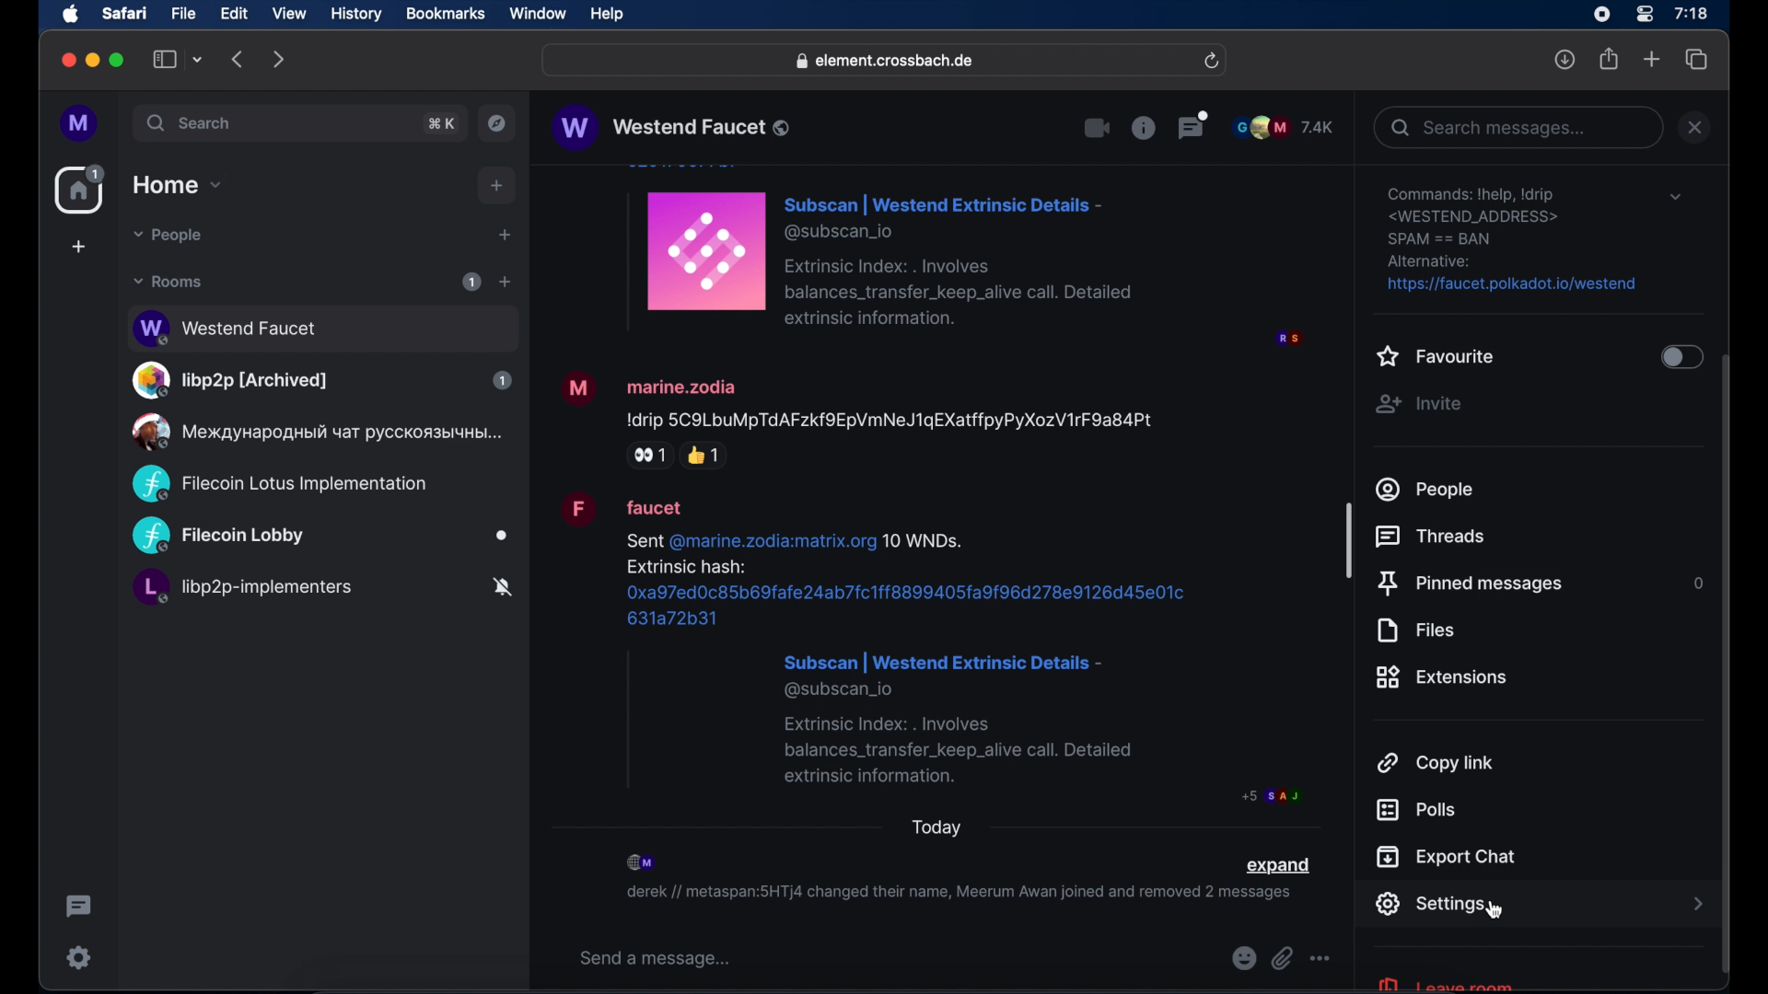 The image size is (1768, 994). I want to click on today, so click(937, 827).